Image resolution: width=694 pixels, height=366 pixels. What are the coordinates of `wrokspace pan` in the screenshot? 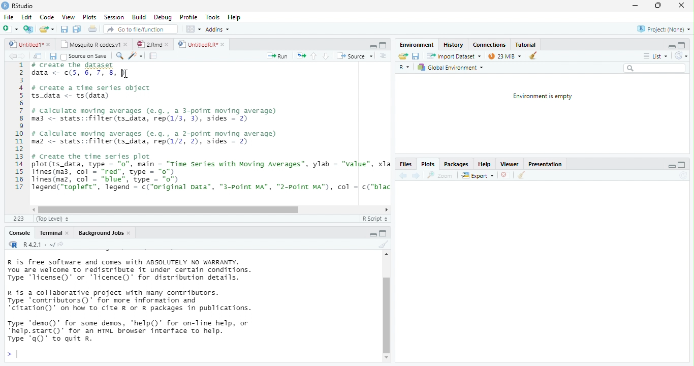 It's located at (193, 29).